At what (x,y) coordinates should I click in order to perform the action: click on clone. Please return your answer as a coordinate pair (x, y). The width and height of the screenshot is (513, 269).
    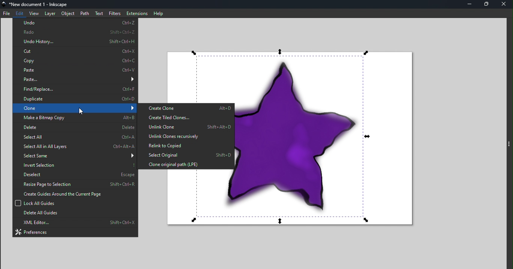
    Looking at the image, I should click on (74, 108).